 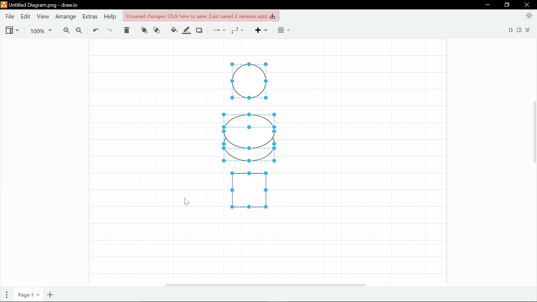 What do you see at coordinates (126, 31) in the screenshot?
I see `Delete` at bounding box center [126, 31].